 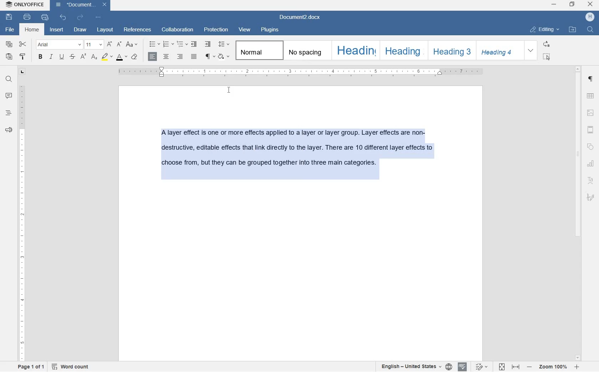 I want to click on shapes, so click(x=590, y=146).